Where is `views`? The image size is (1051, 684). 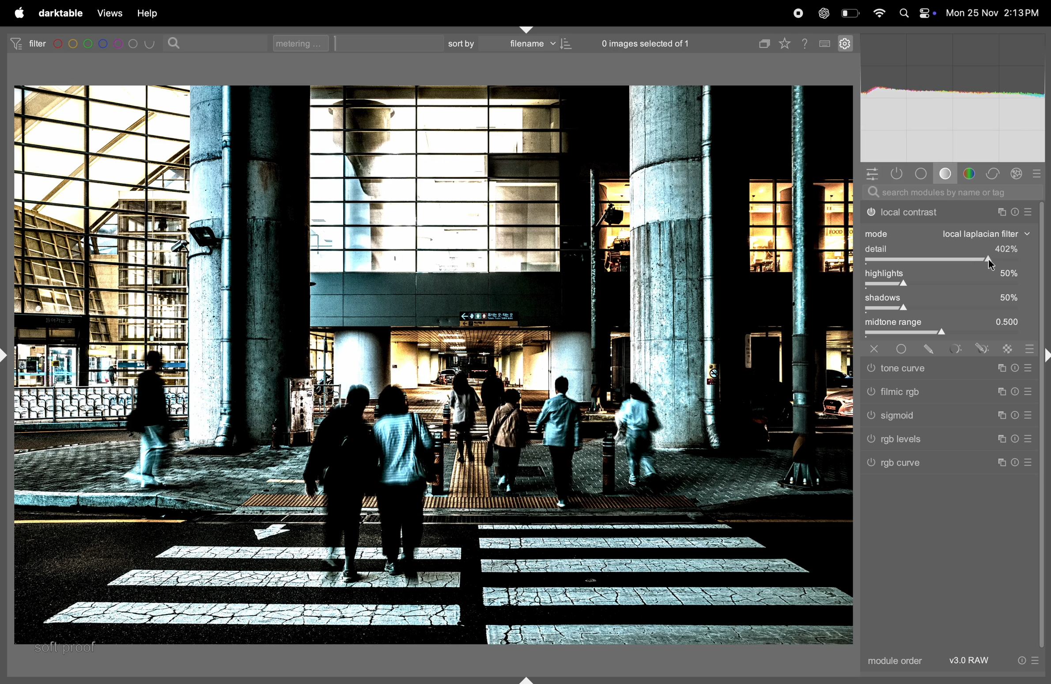
views is located at coordinates (108, 13).